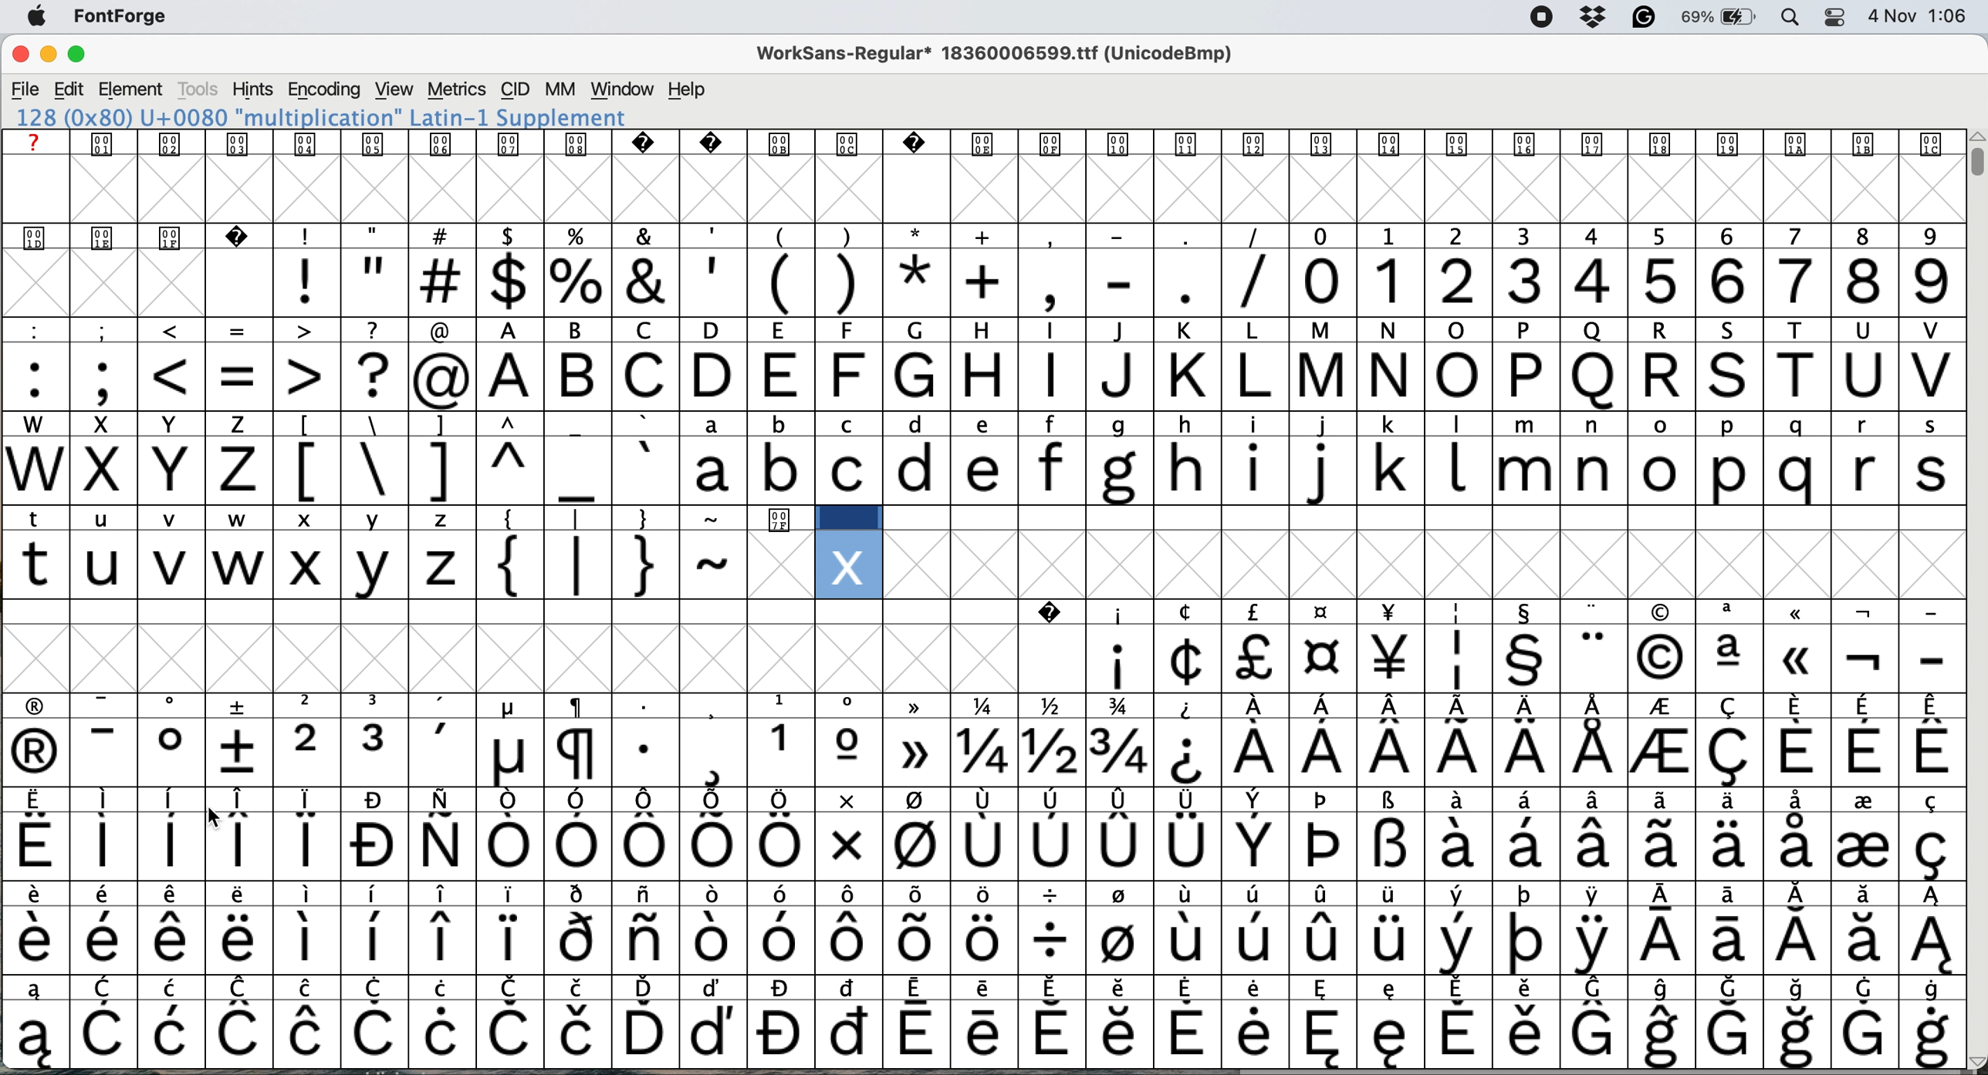 The image size is (1988, 1075). I want to click on special characters, so click(238, 376).